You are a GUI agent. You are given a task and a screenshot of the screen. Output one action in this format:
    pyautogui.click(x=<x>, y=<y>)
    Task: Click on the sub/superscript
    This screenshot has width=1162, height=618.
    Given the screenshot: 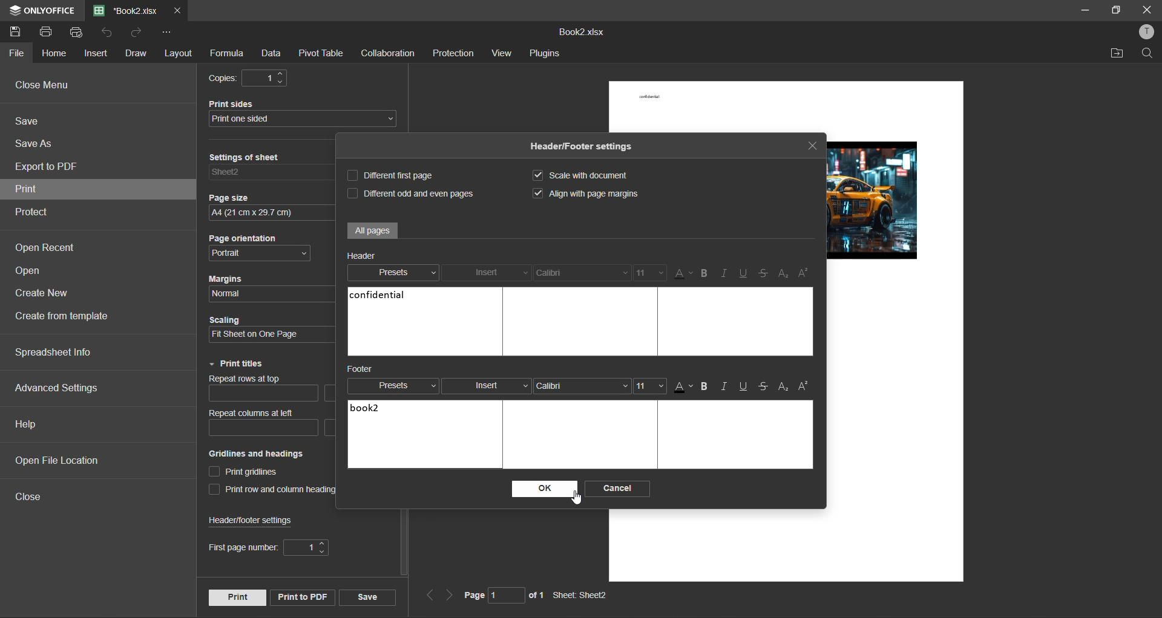 What is the action you would take?
    pyautogui.click(x=785, y=275)
    